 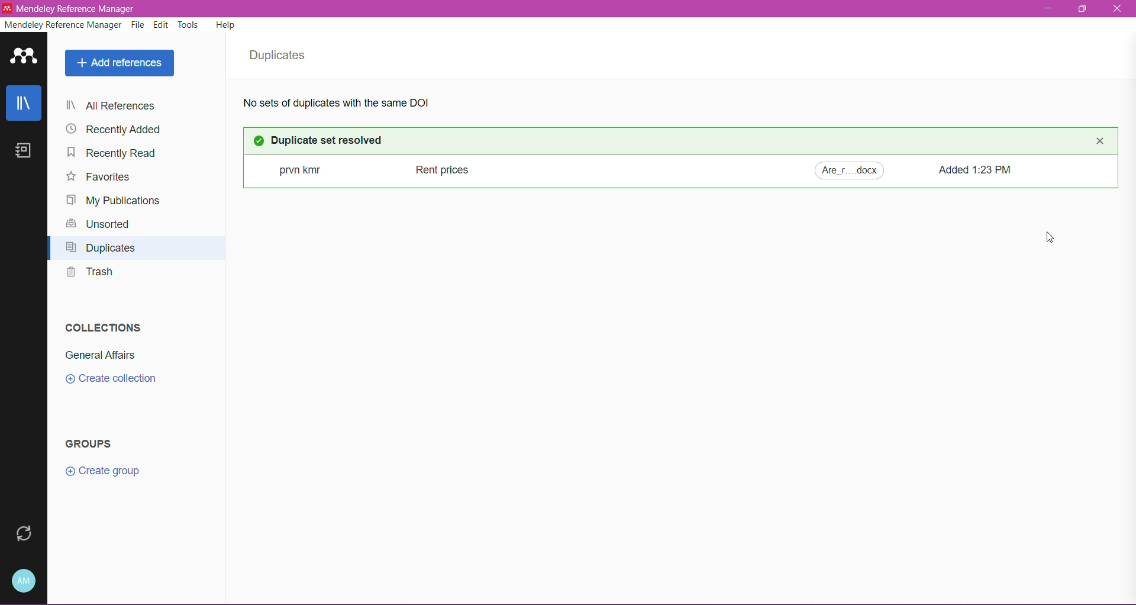 I want to click on added time, so click(x=979, y=169).